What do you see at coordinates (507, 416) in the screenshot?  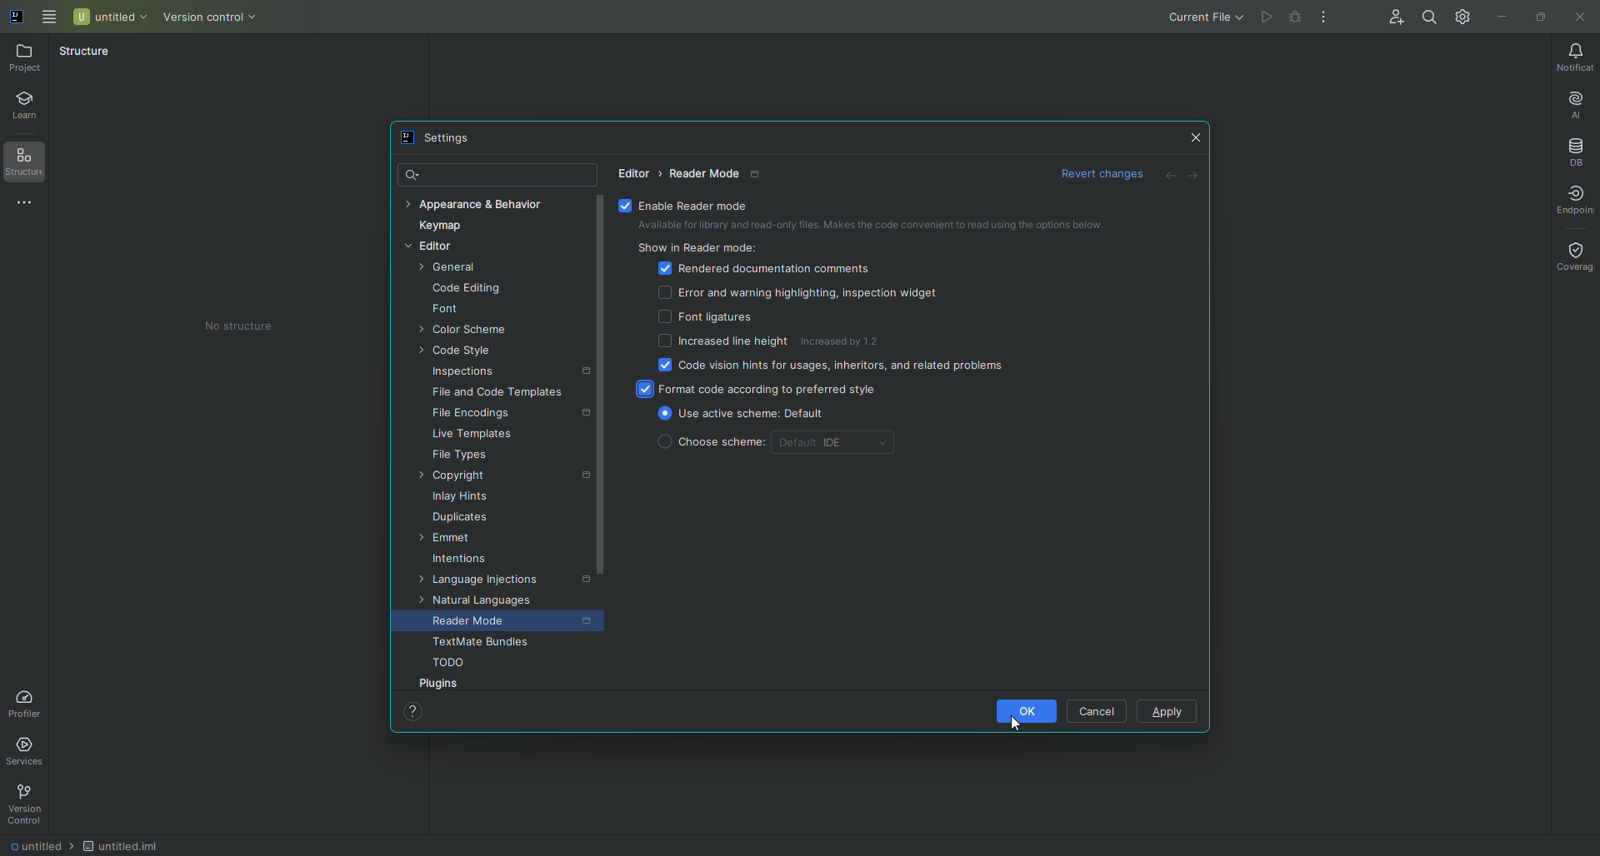 I see `File encodings` at bounding box center [507, 416].